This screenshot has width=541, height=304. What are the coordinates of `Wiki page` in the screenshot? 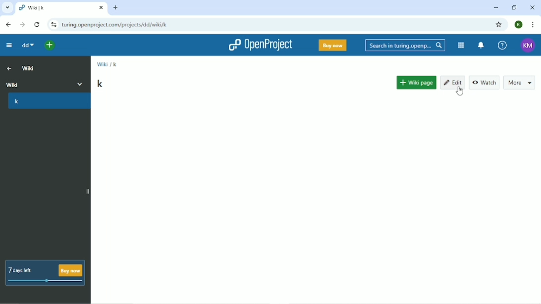 It's located at (414, 86).